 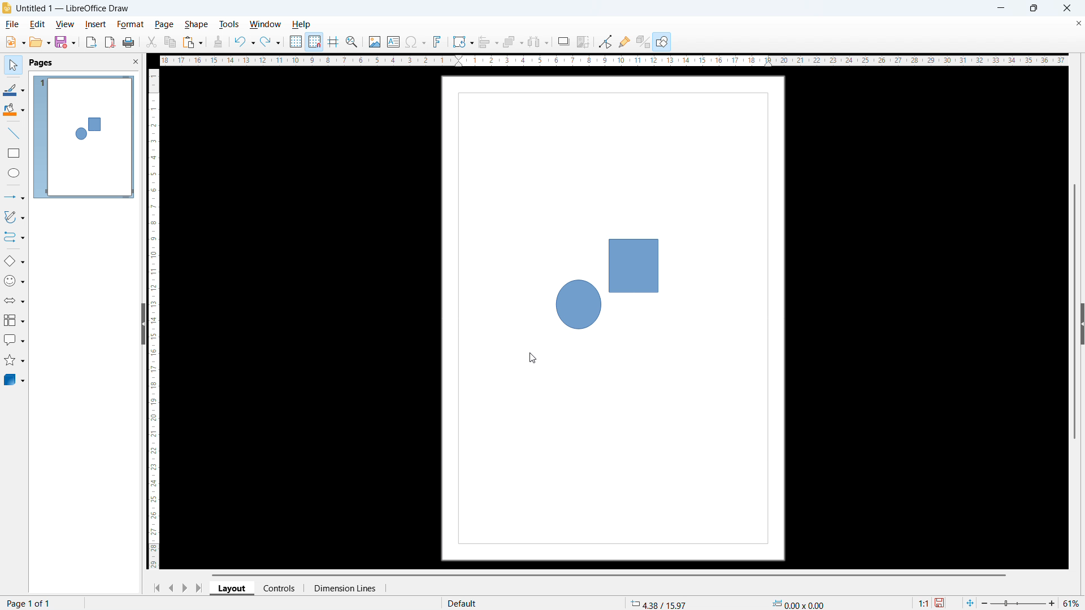 What do you see at coordinates (970, 603) in the screenshot?
I see `fit to page` at bounding box center [970, 603].